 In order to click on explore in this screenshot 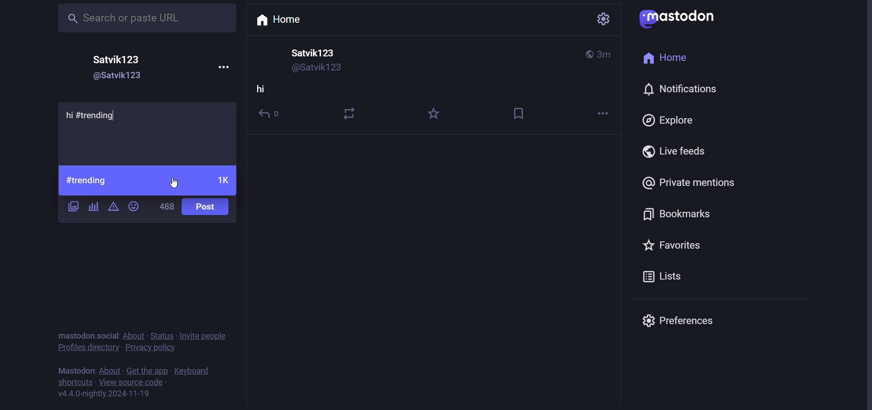, I will do `click(667, 121)`.